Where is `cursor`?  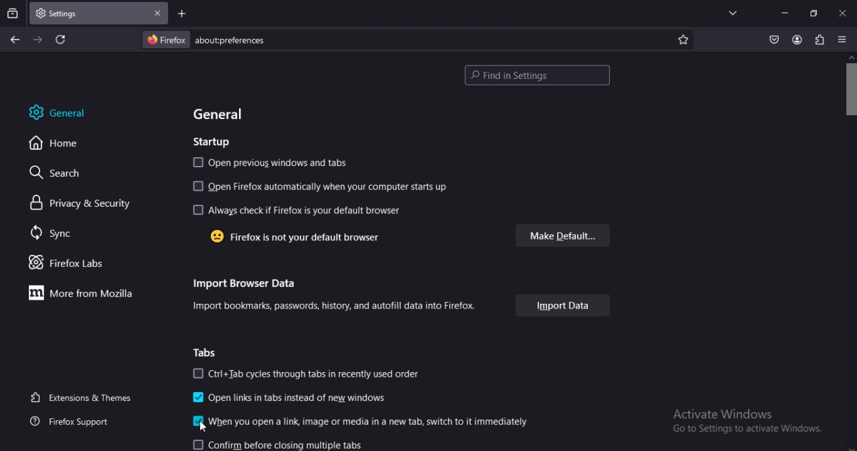
cursor is located at coordinates (202, 428).